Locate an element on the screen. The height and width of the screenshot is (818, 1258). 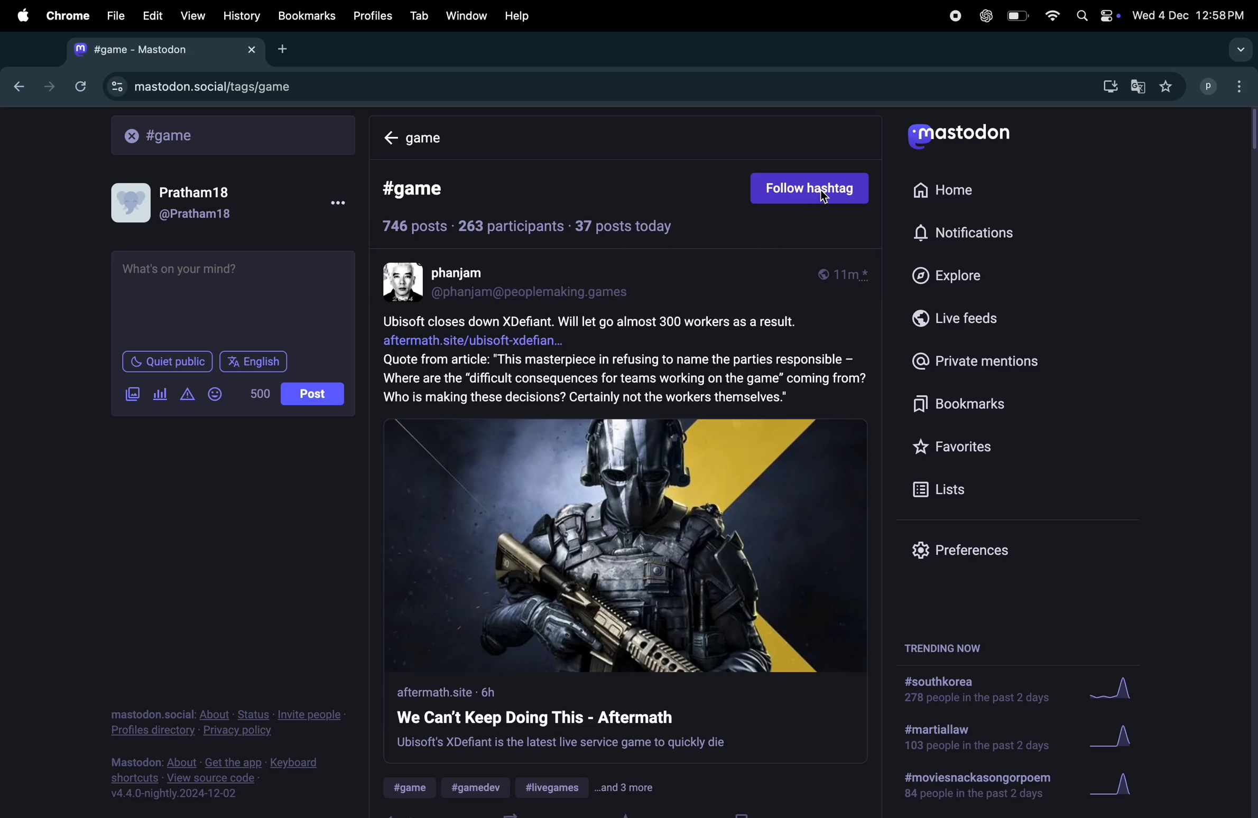
#moviesand poem is located at coordinates (979, 788).